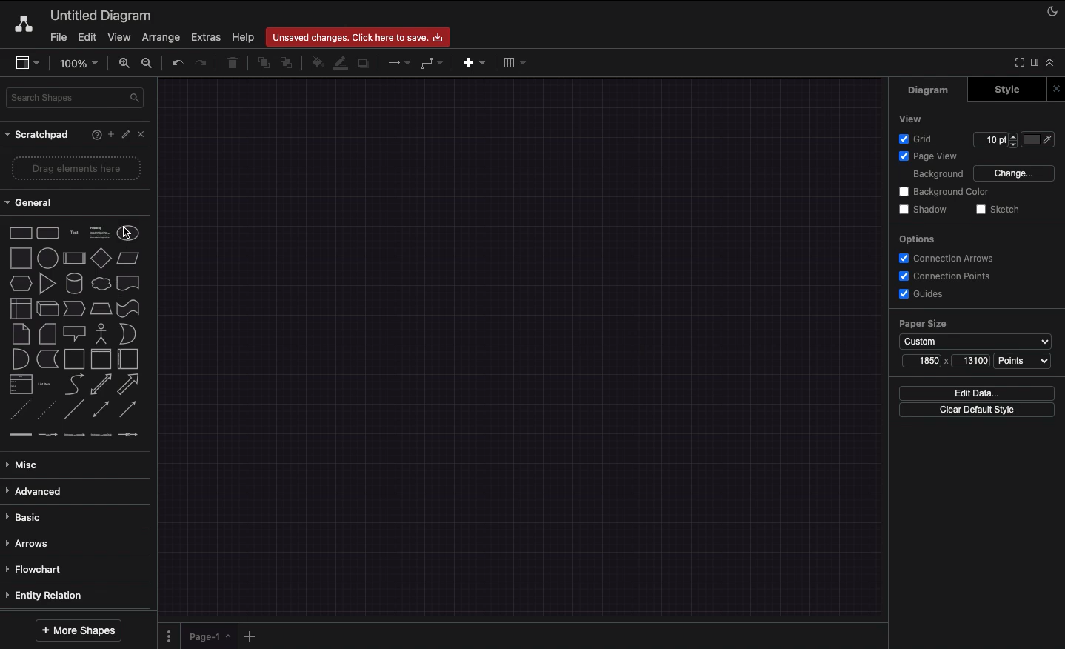 This screenshot has height=649, width=1065. What do you see at coordinates (101, 358) in the screenshot?
I see `Vertical container` at bounding box center [101, 358].